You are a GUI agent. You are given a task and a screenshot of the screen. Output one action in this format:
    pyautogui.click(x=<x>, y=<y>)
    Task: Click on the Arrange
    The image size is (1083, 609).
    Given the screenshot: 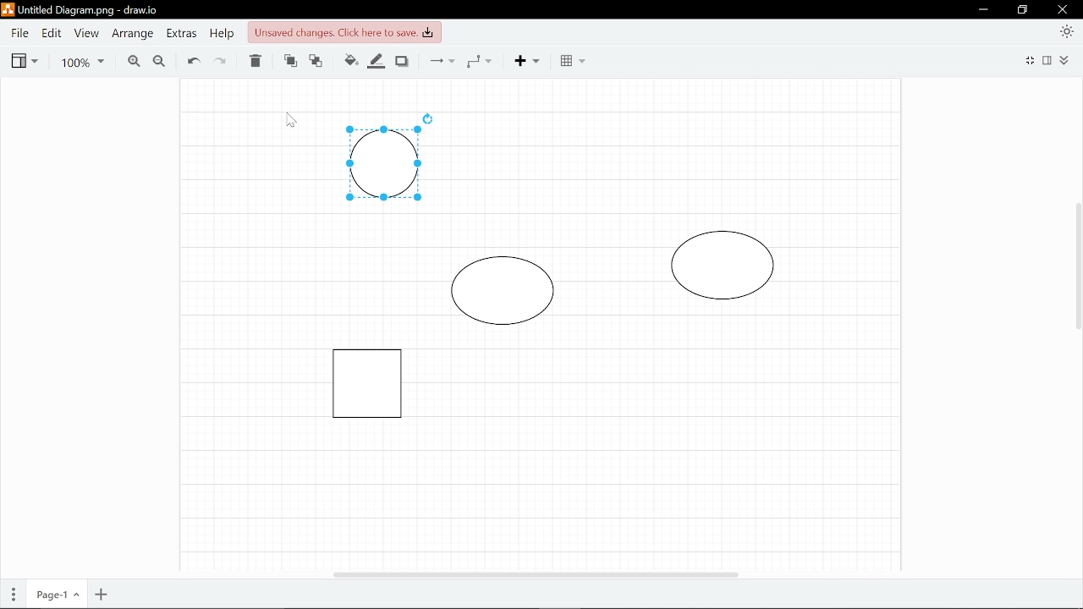 What is the action you would take?
    pyautogui.click(x=131, y=34)
    